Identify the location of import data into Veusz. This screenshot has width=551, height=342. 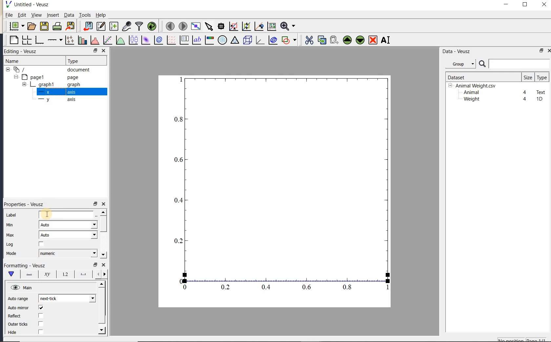
(88, 27).